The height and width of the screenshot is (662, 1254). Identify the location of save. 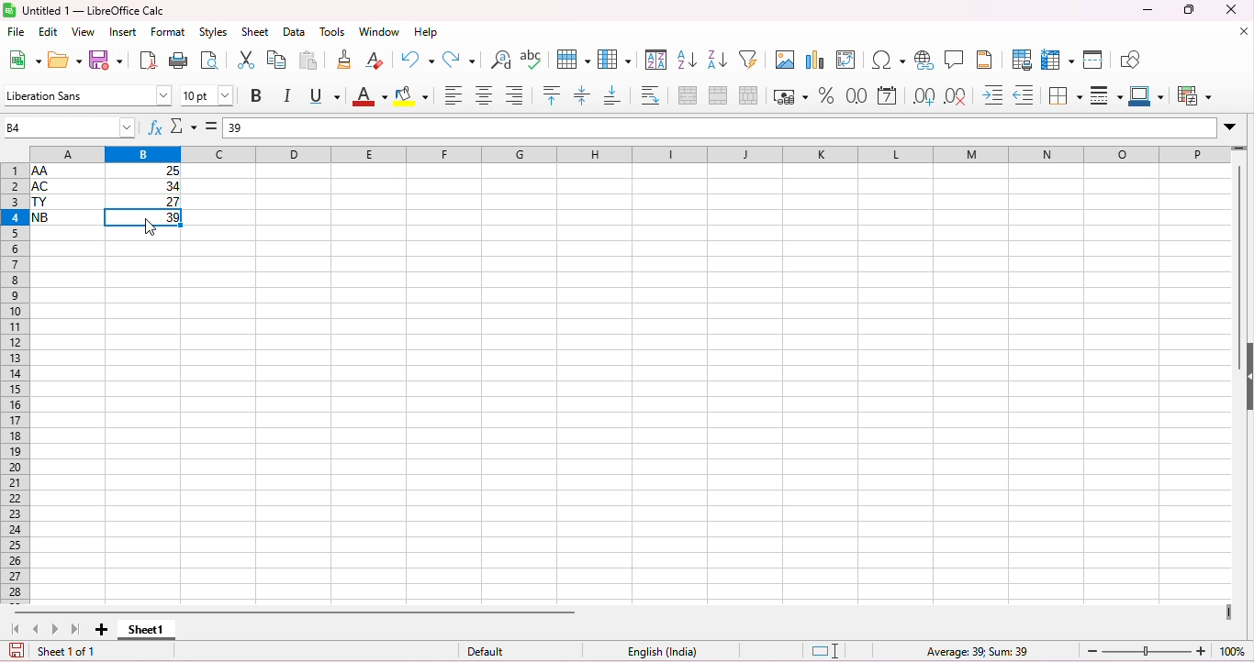
(106, 59).